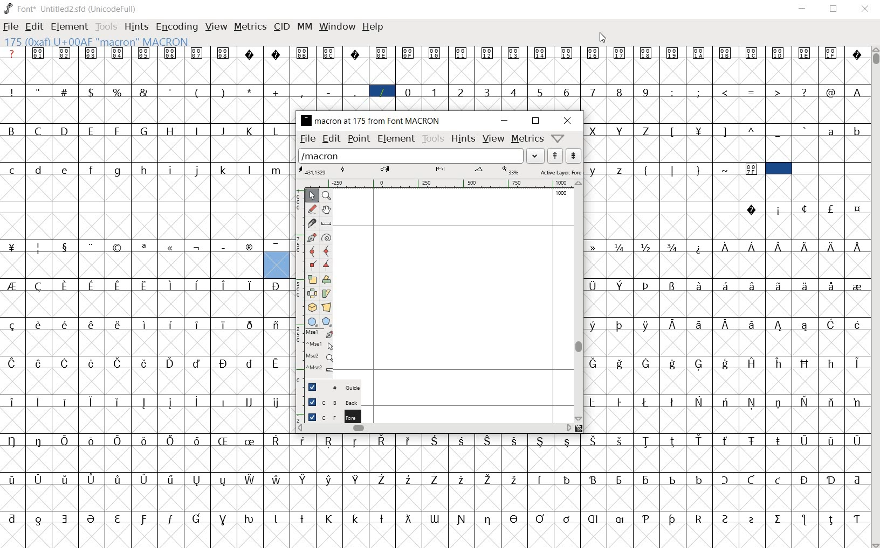  Describe the element at coordinates (593, 517) in the screenshot. I see `Symbol` at that location.